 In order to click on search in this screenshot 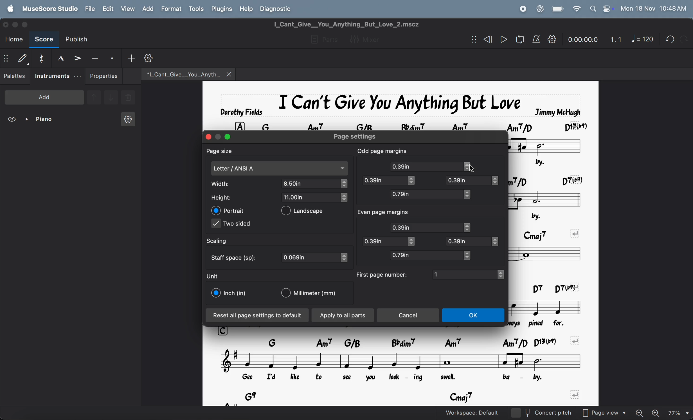, I will do `click(592, 8)`.